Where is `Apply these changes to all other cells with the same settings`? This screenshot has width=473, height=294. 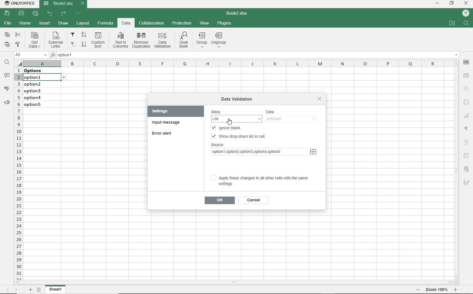
Apply these changes to all other cells with the same settings is located at coordinates (262, 181).